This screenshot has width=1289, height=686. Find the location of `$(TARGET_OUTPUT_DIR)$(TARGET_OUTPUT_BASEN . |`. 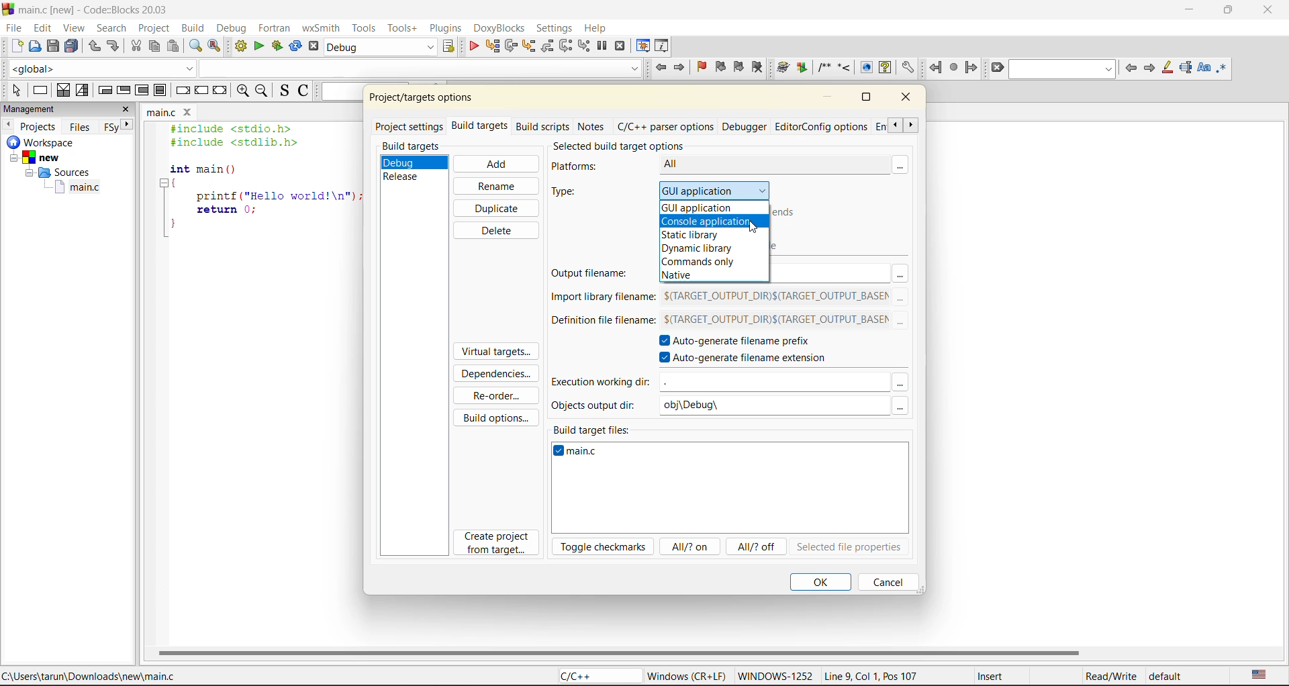

$(TARGET_OUTPUT_DIR)$(TARGET_OUTPUT_BASEN . | is located at coordinates (773, 322).